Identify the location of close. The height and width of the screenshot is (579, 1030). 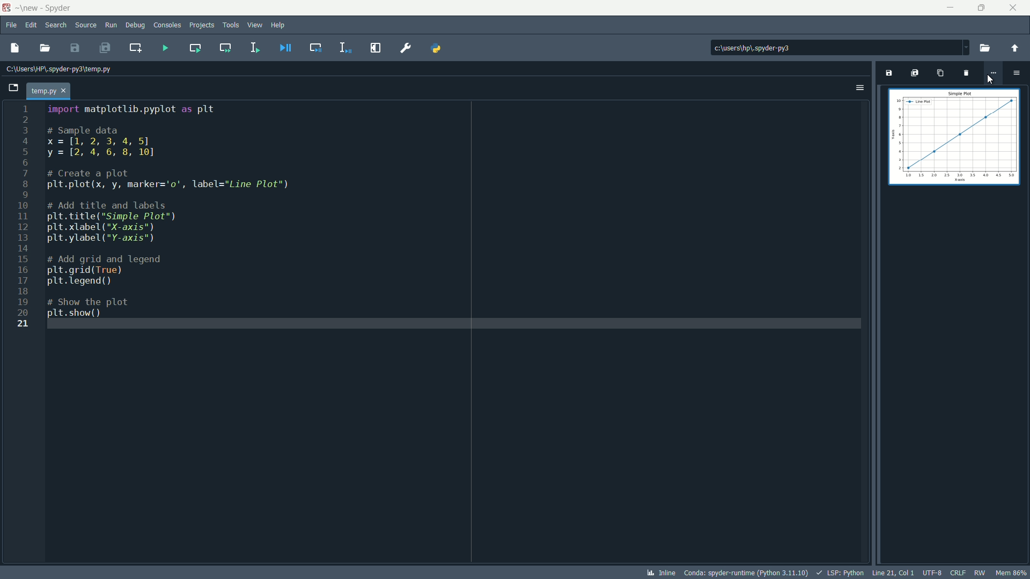
(50, 89).